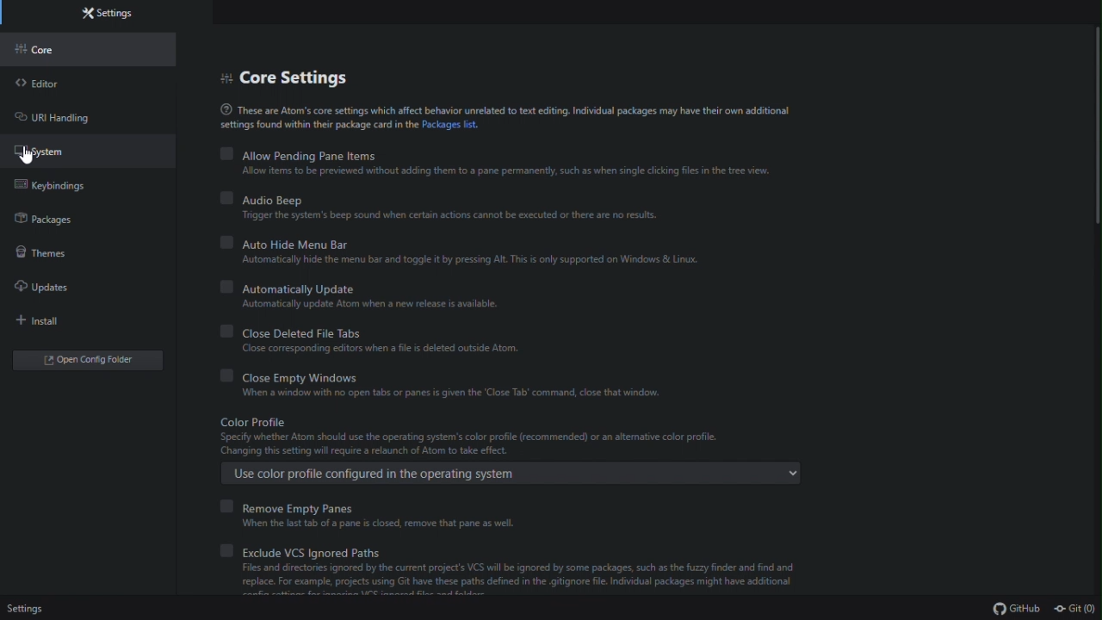 The width and height of the screenshot is (1102, 620). What do you see at coordinates (61, 52) in the screenshot?
I see `Core` at bounding box center [61, 52].